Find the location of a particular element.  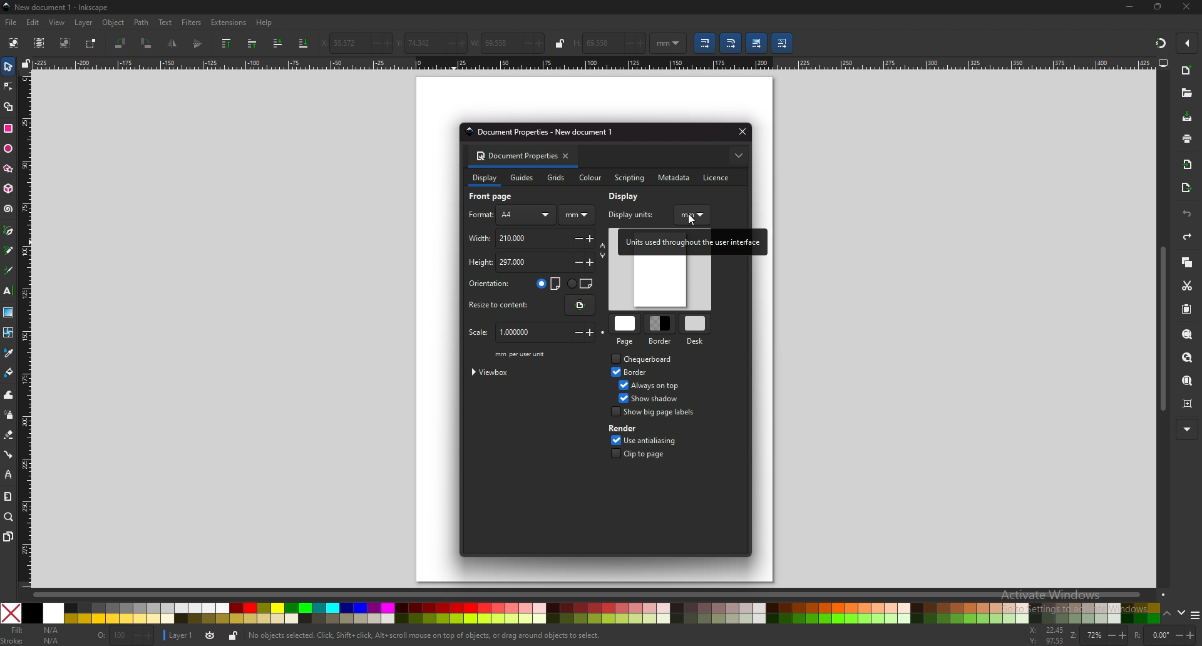

- is located at coordinates (370, 43).